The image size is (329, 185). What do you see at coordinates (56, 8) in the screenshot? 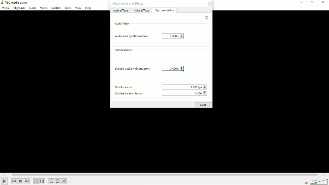
I see `Subtitle` at bounding box center [56, 8].